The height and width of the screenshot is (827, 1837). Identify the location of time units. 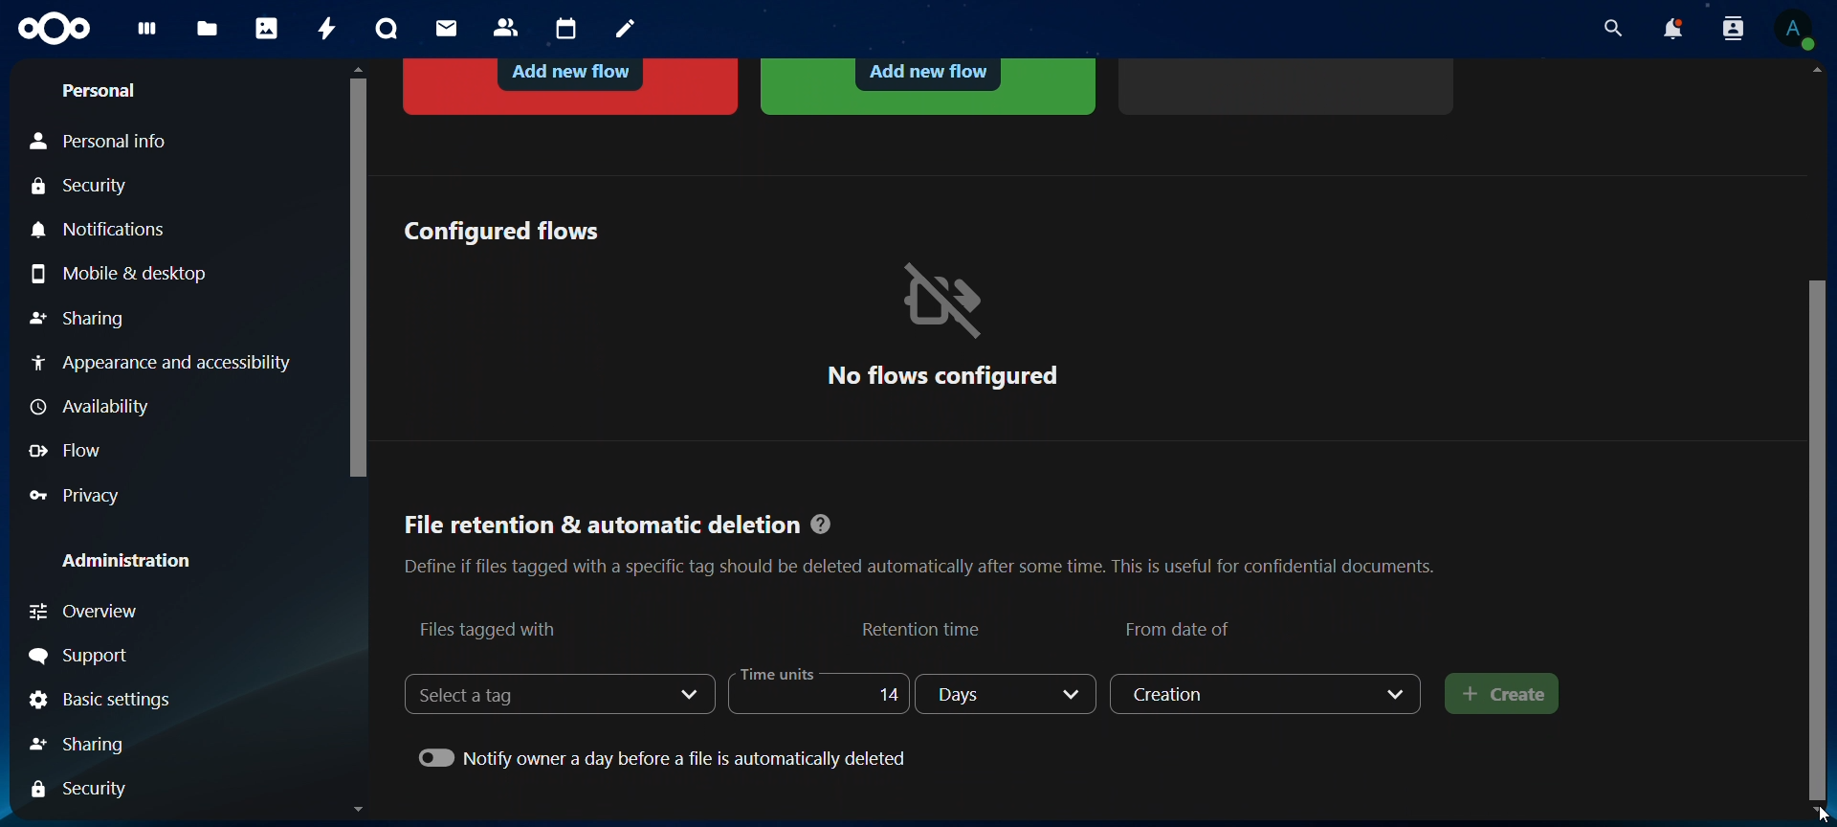
(813, 692).